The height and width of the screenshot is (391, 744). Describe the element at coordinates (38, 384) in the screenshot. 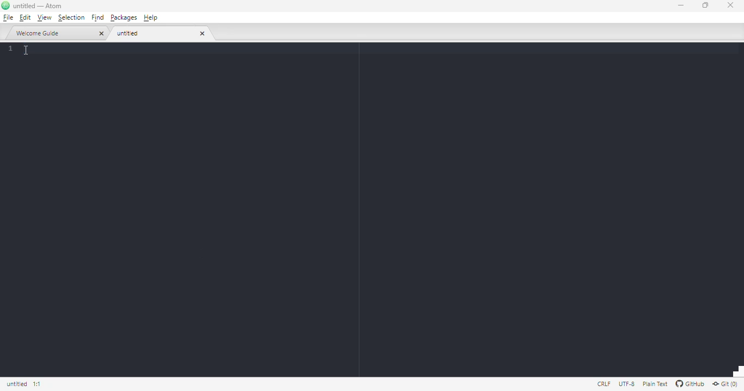

I see `line 1, column 1` at that location.